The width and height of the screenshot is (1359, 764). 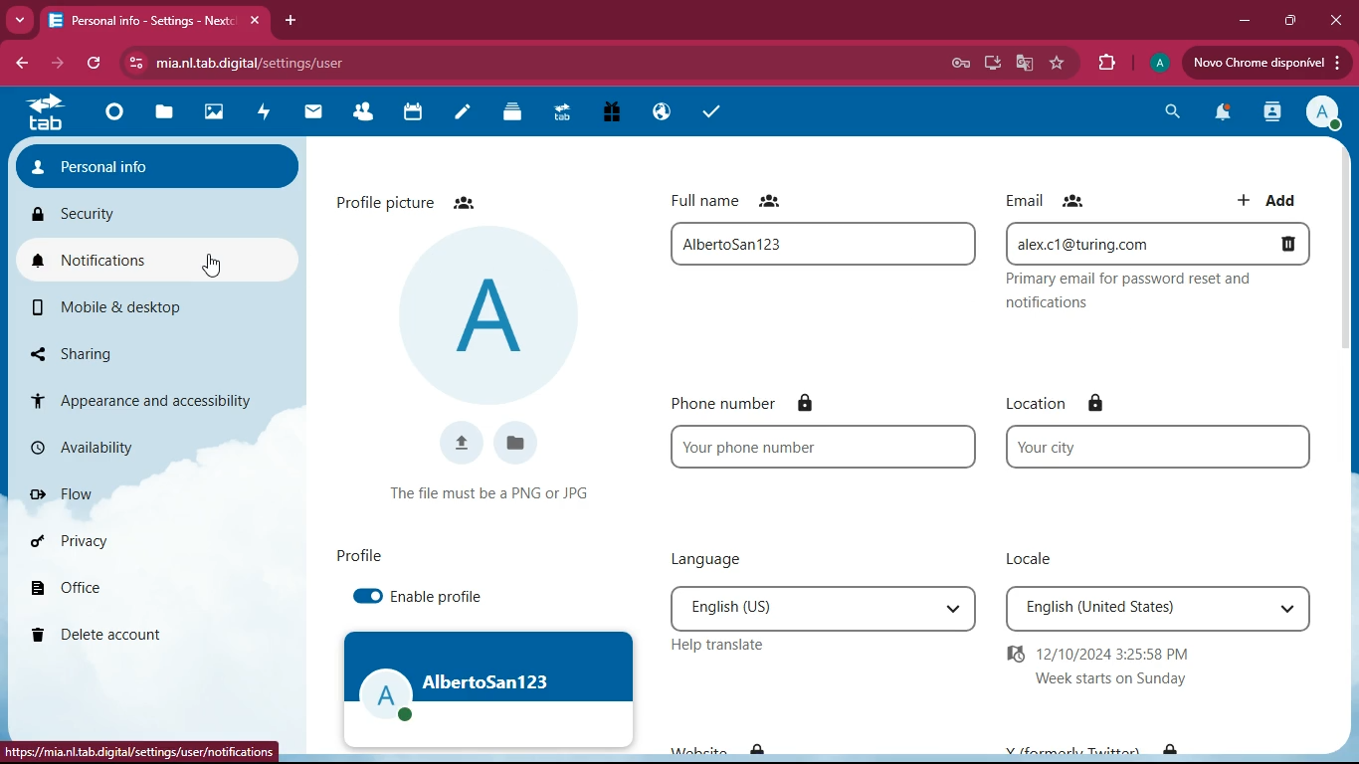 I want to click on close, so click(x=1333, y=20).